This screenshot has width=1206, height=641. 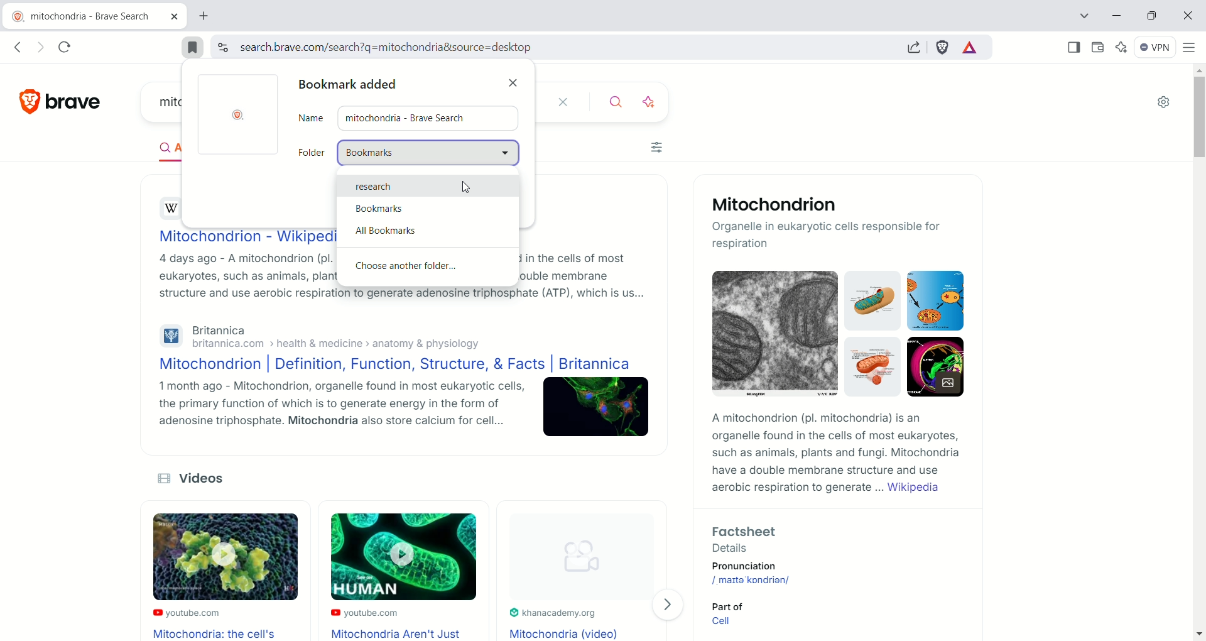 I want to click on maximize, so click(x=1152, y=16).